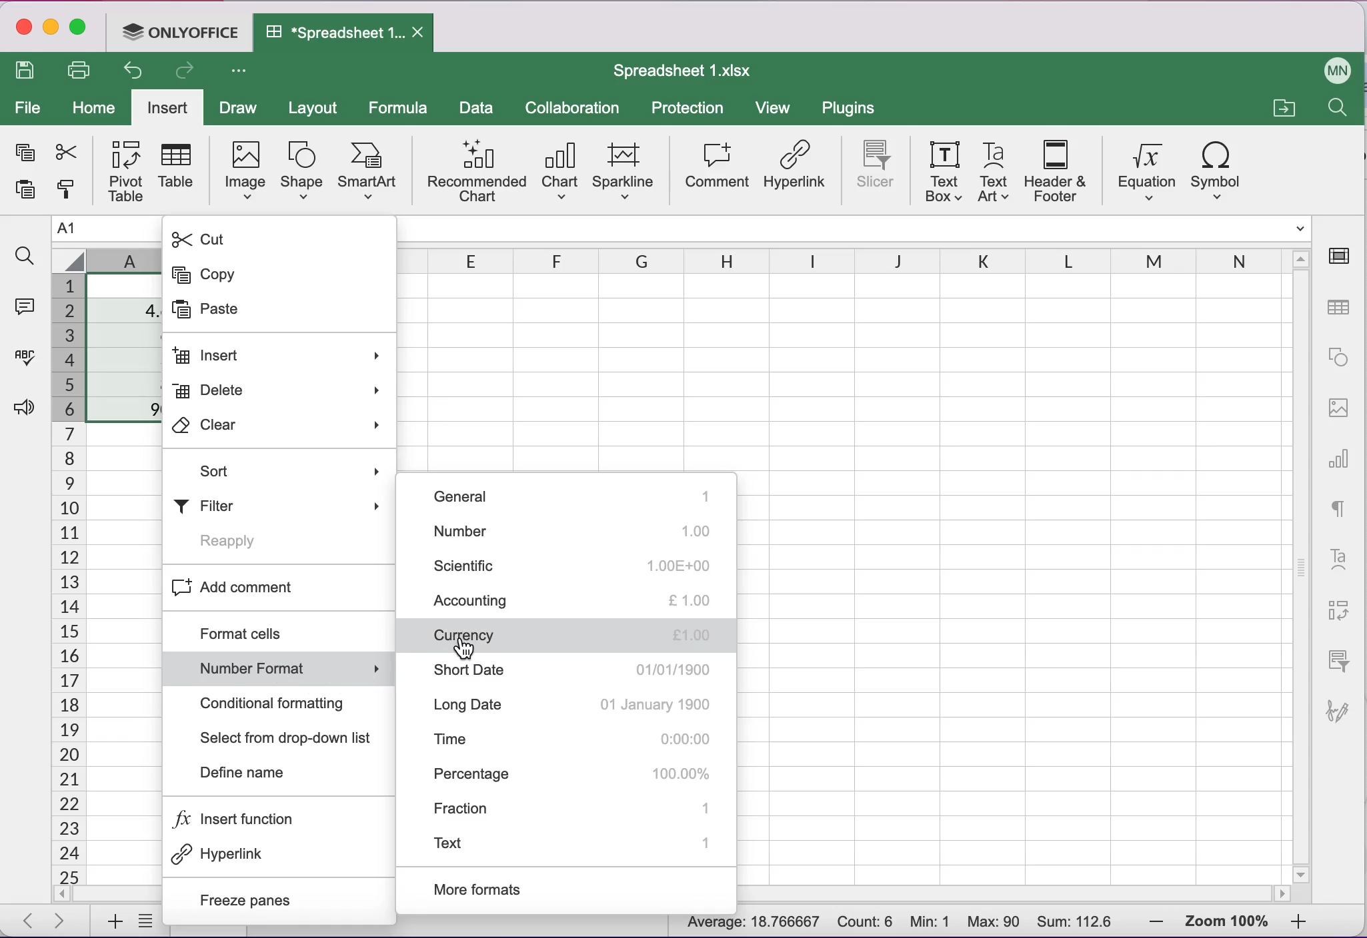  What do you see at coordinates (63, 191) in the screenshot?
I see `copy style` at bounding box center [63, 191].